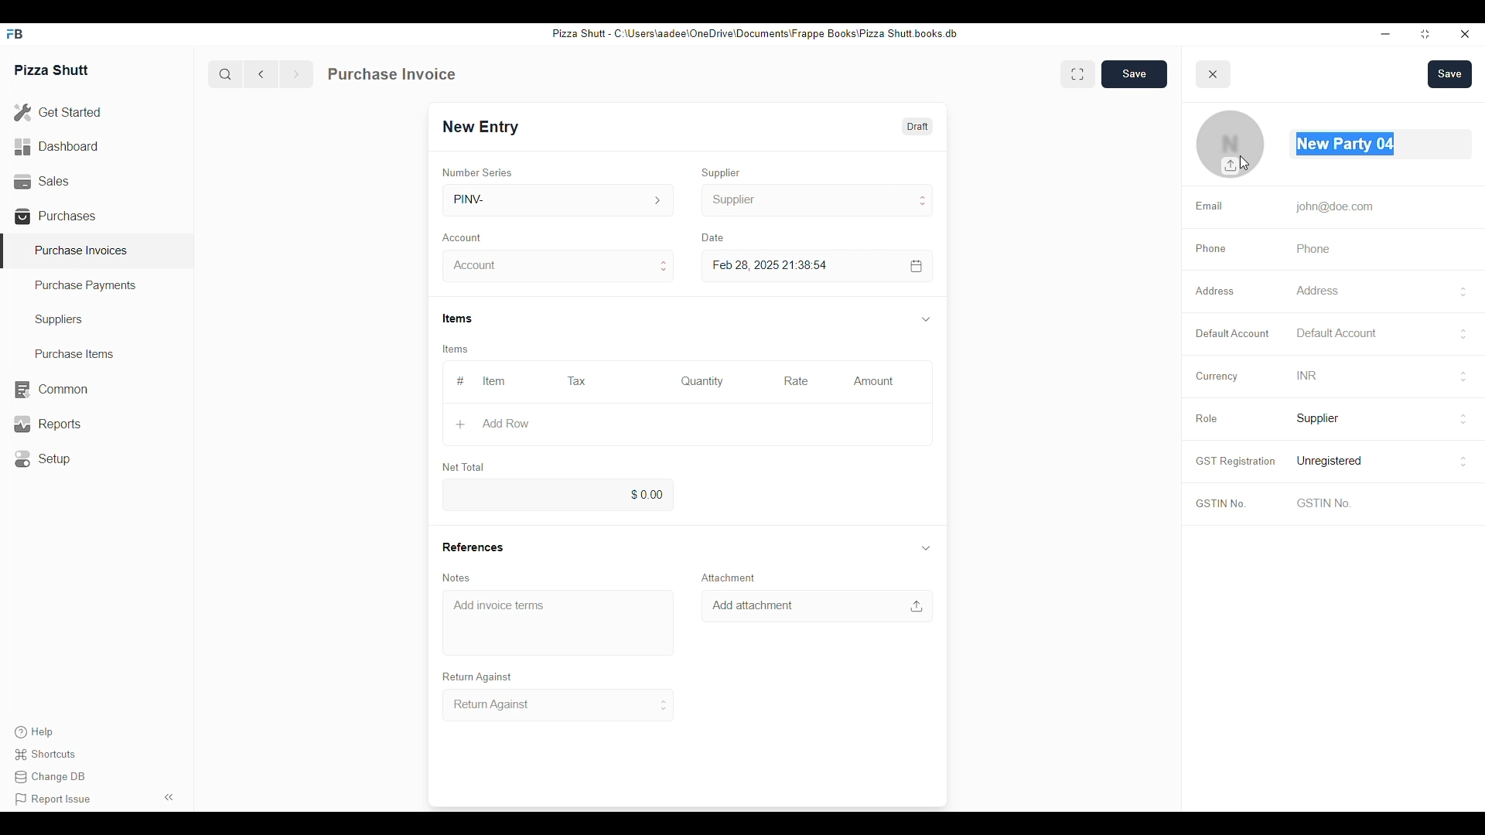  What do you see at coordinates (1463, 292) in the screenshot?
I see `buttons` at bounding box center [1463, 292].